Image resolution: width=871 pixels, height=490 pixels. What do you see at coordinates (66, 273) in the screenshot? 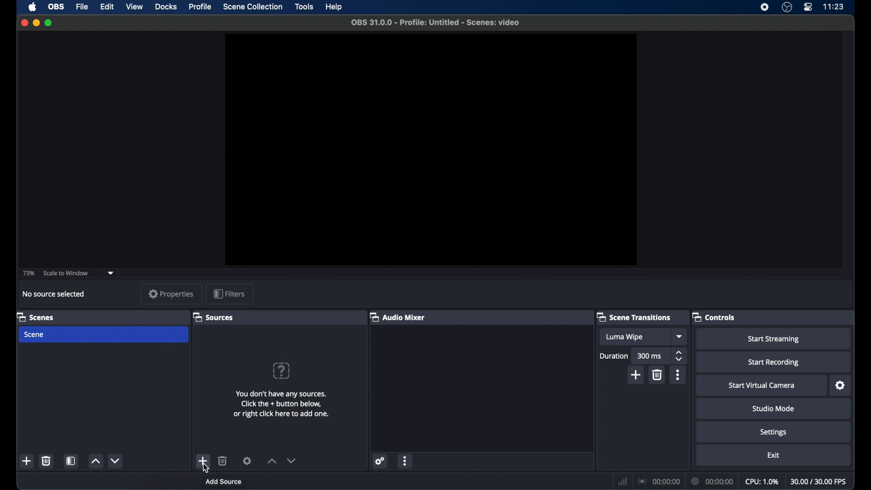
I see `scale to window` at bounding box center [66, 273].